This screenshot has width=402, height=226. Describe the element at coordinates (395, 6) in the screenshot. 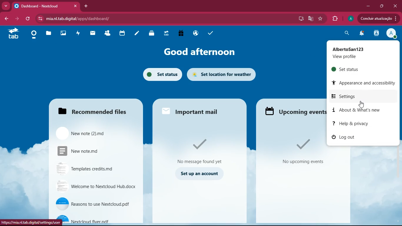

I see `close` at that location.